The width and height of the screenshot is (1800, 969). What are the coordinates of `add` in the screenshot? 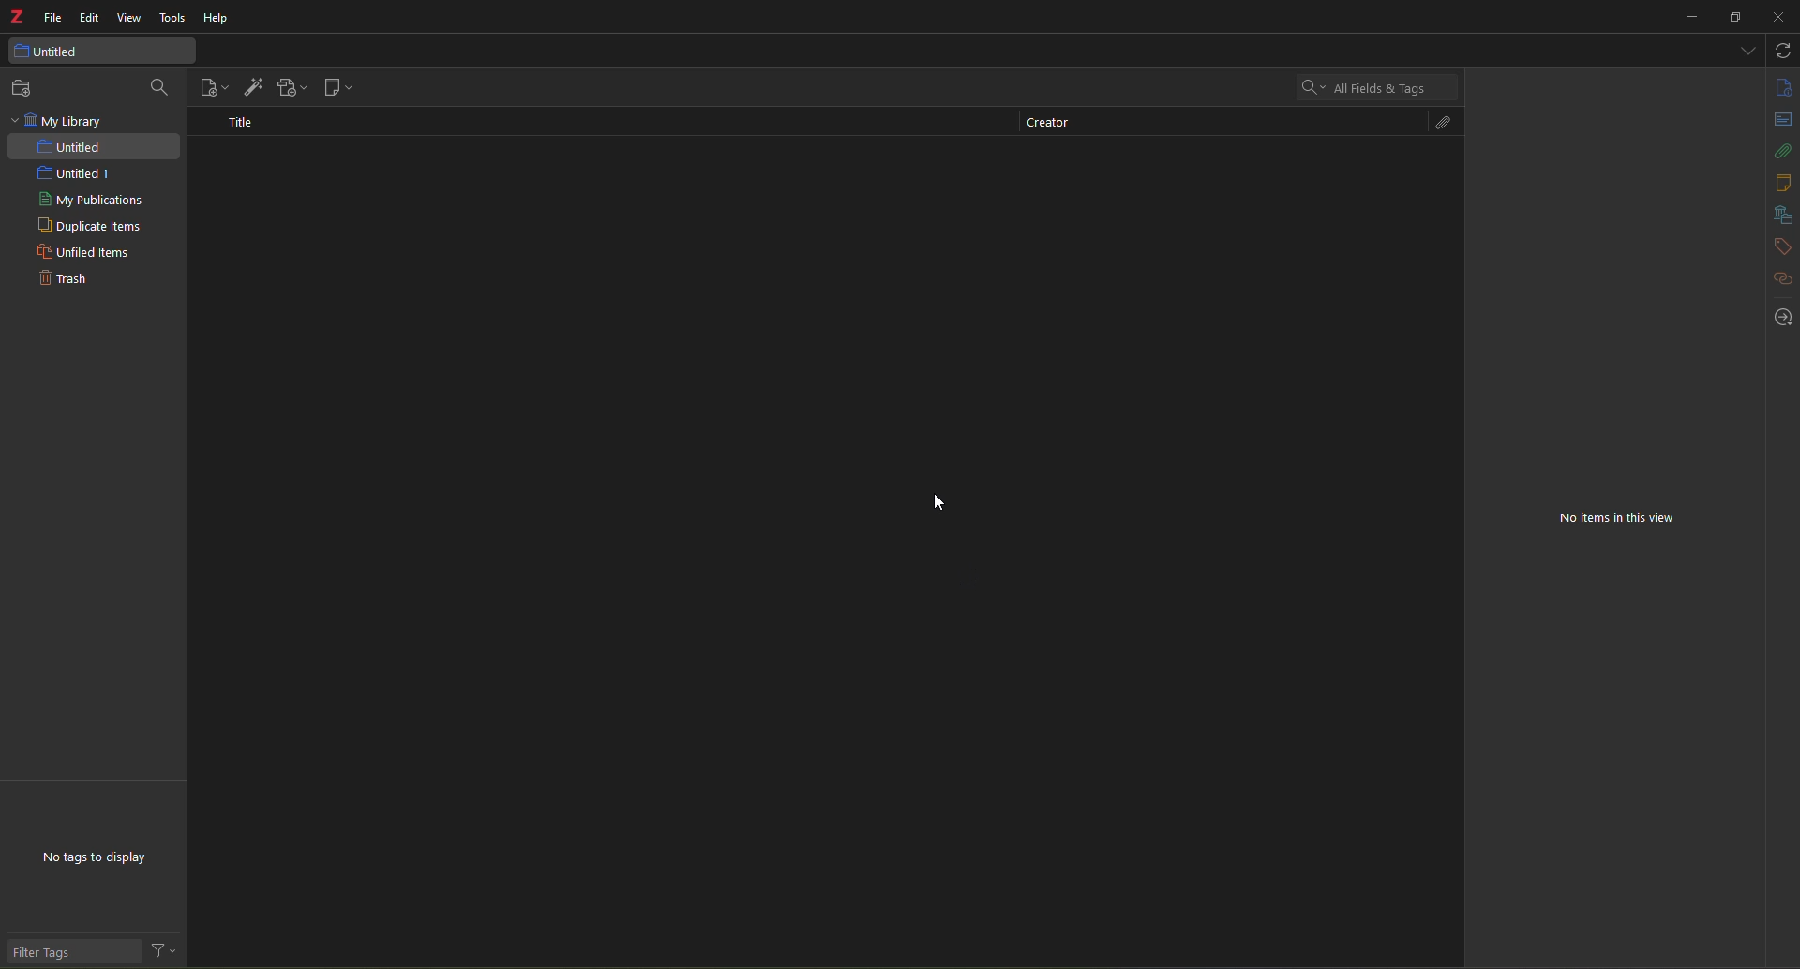 It's located at (1513, 185).